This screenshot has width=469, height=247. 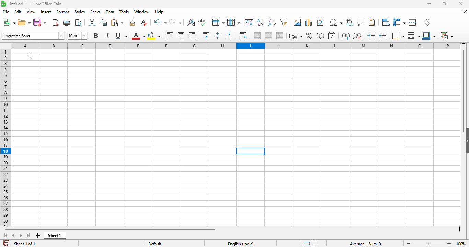 What do you see at coordinates (33, 35) in the screenshot?
I see `font name` at bounding box center [33, 35].